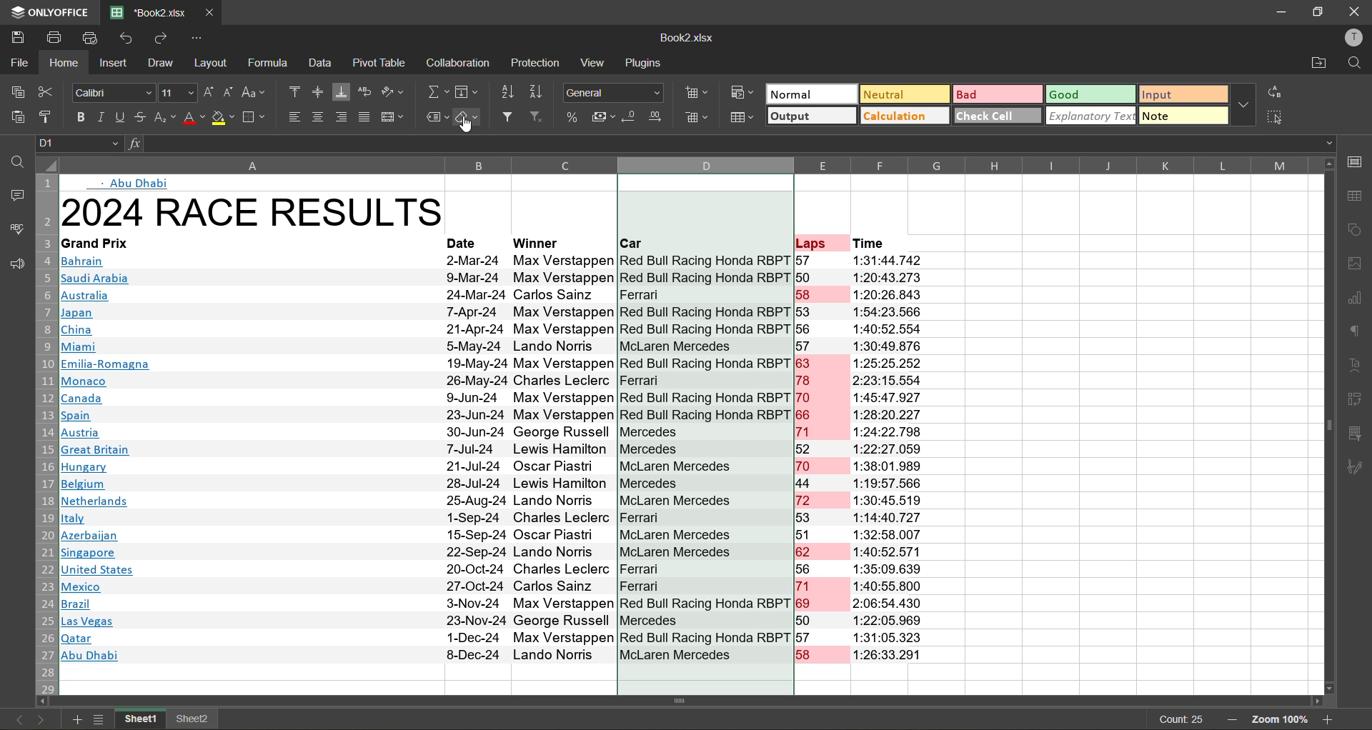 The height and width of the screenshot is (730, 1372). Describe the element at coordinates (497, 639) in the screenshot. I see `|Qatar 1-Dec-24 Max Verstappen Red Bull Racing Honda RBr 1 of 1:31:00.323` at that location.